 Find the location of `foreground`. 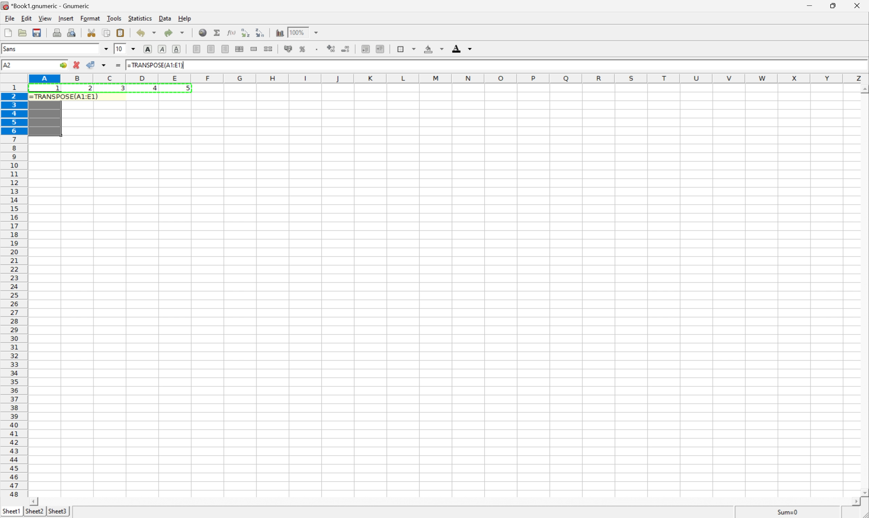

foreground is located at coordinates (463, 49).